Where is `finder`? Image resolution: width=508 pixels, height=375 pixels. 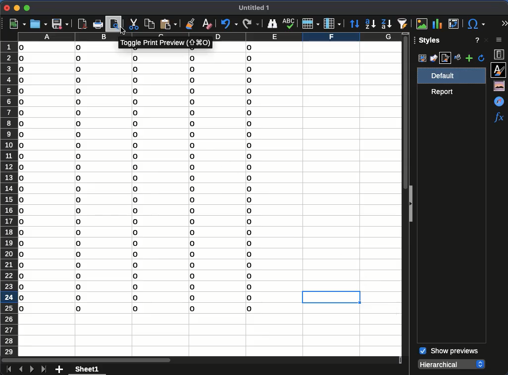
finder is located at coordinates (272, 23).